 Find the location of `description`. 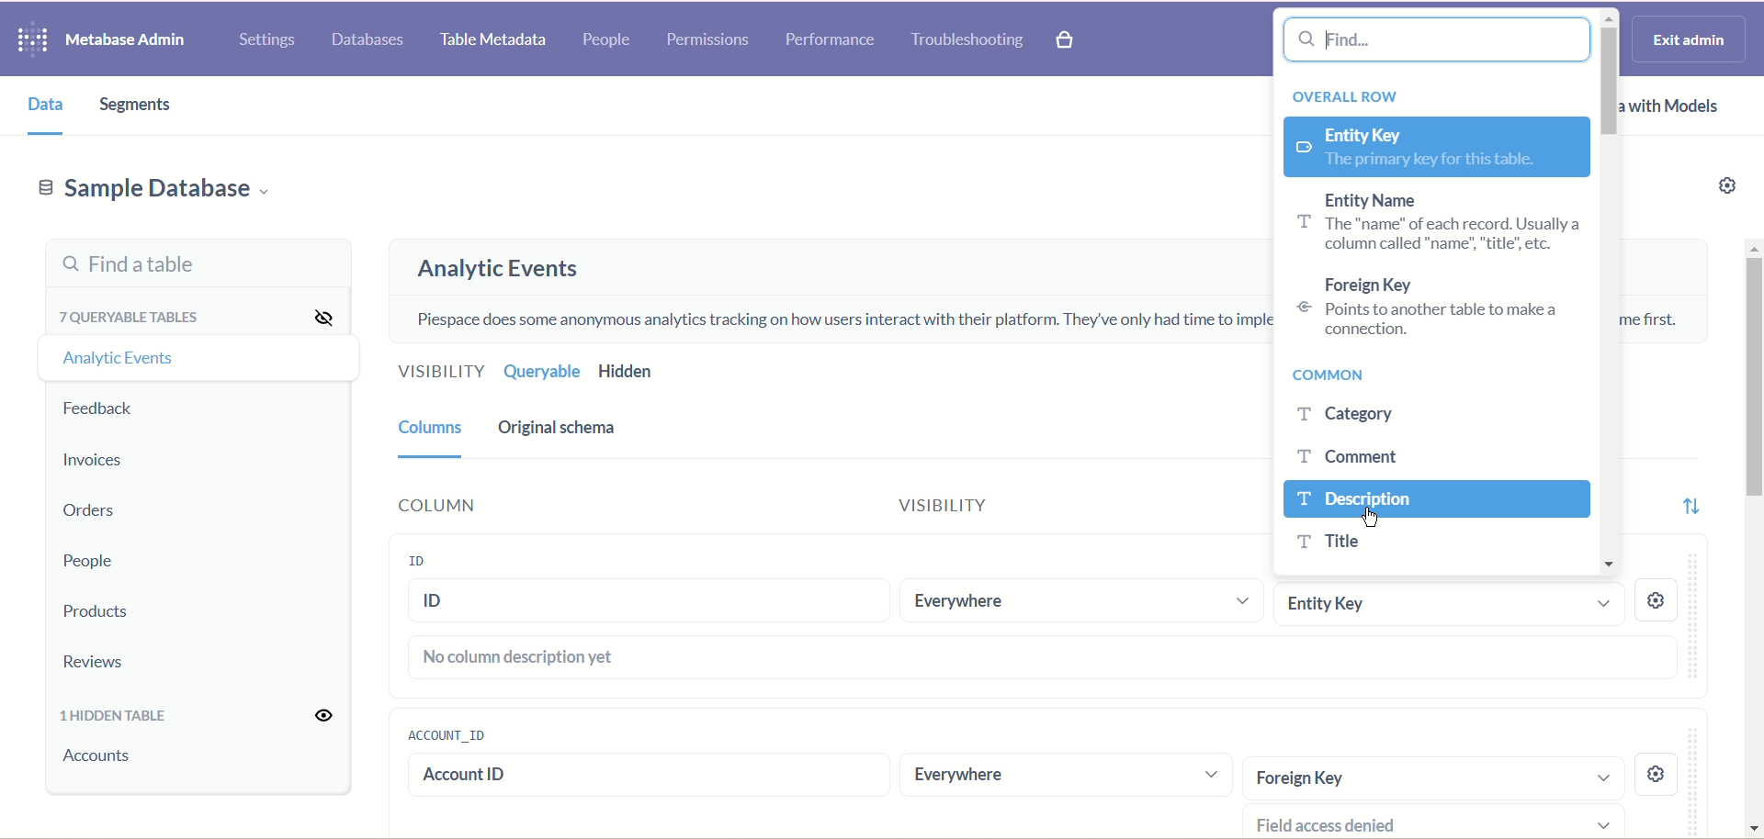

description is located at coordinates (1435, 498).